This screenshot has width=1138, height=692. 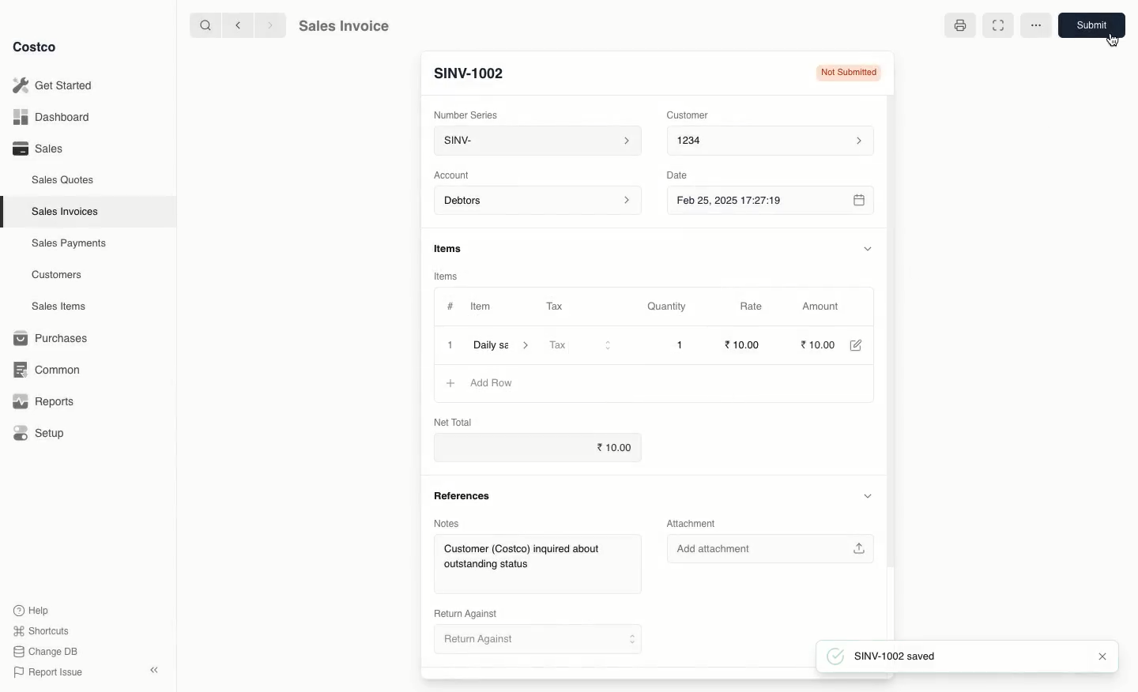 I want to click on 1234, so click(x=777, y=143).